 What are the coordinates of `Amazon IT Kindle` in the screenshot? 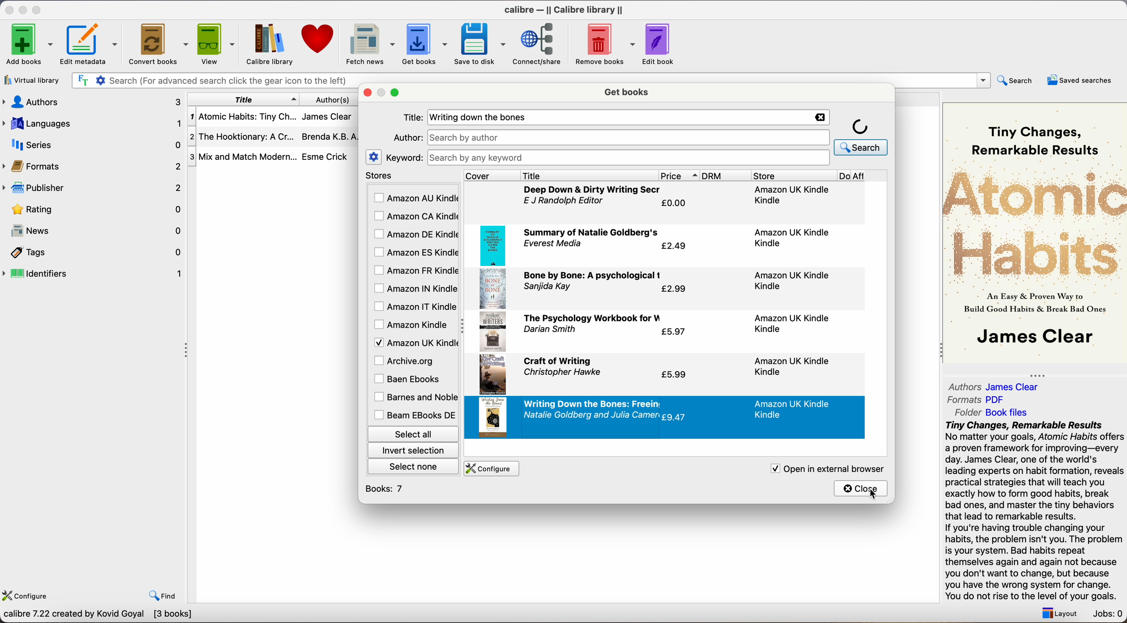 It's located at (416, 307).